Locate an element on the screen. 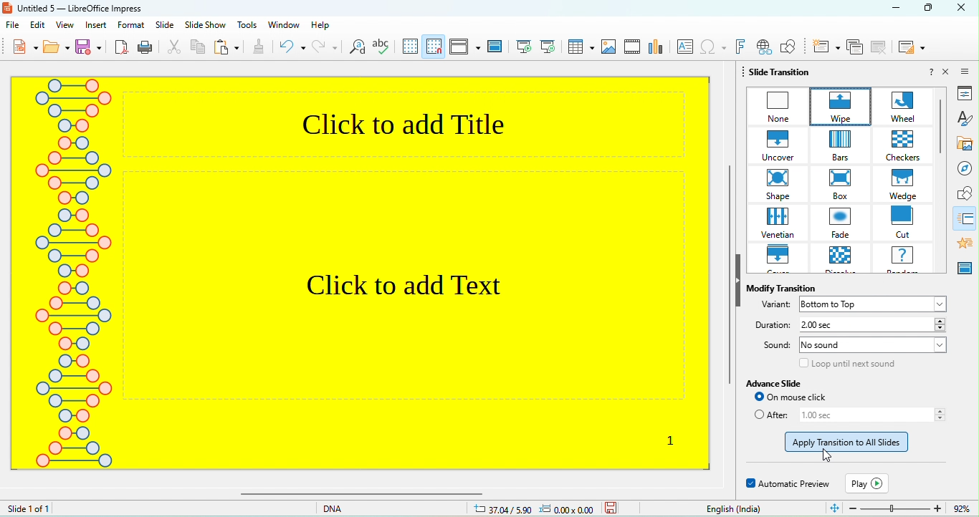 The width and height of the screenshot is (979, 517). DNA theme on slide is located at coordinates (71, 284).